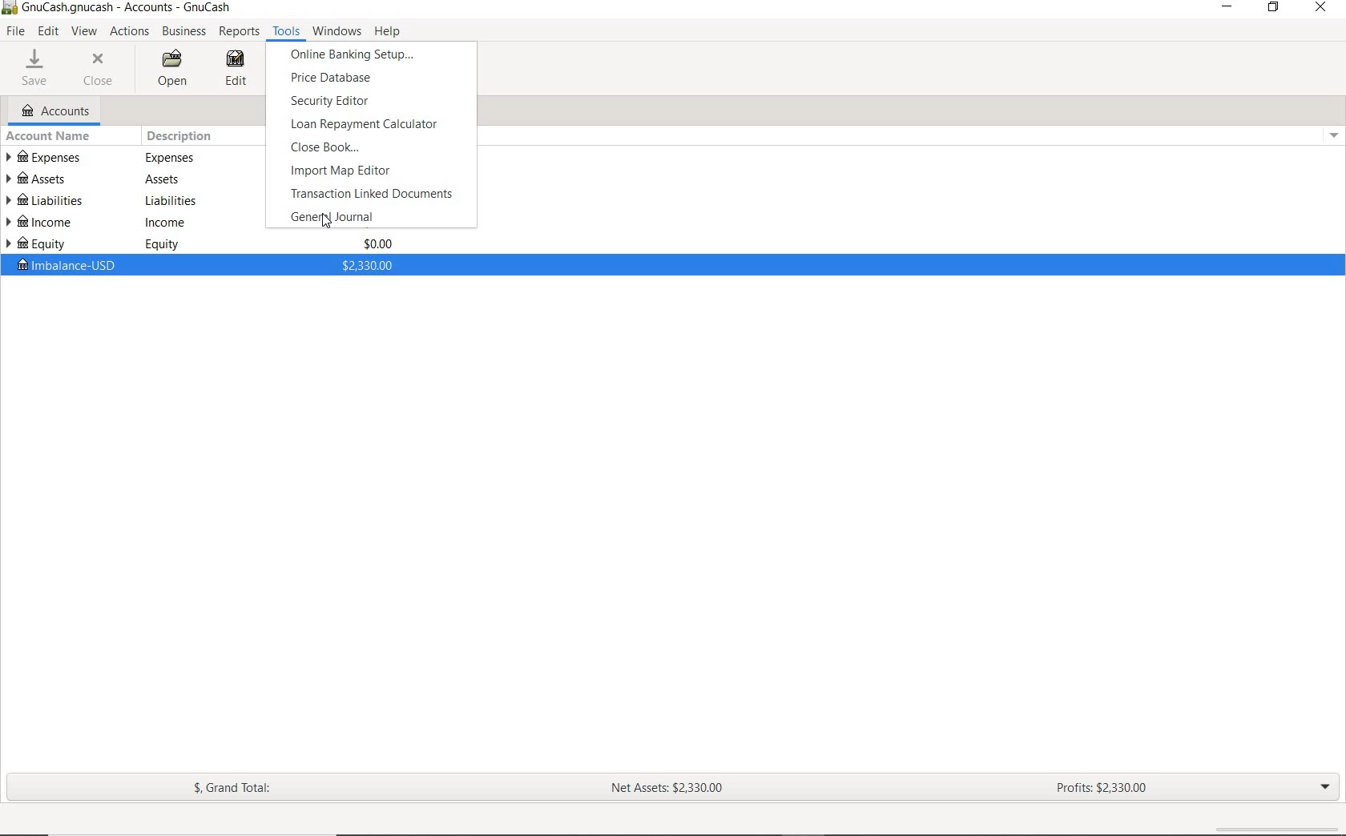 The height and width of the screenshot is (836, 1346). I want to click on EDIT, so click(240, 70).